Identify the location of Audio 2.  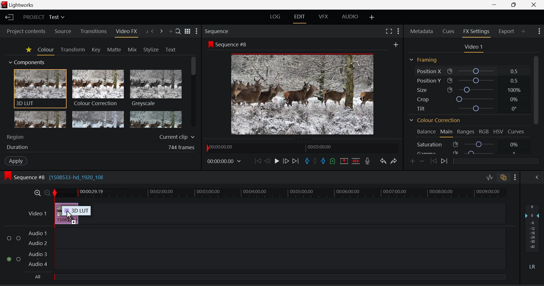
(39, 244).